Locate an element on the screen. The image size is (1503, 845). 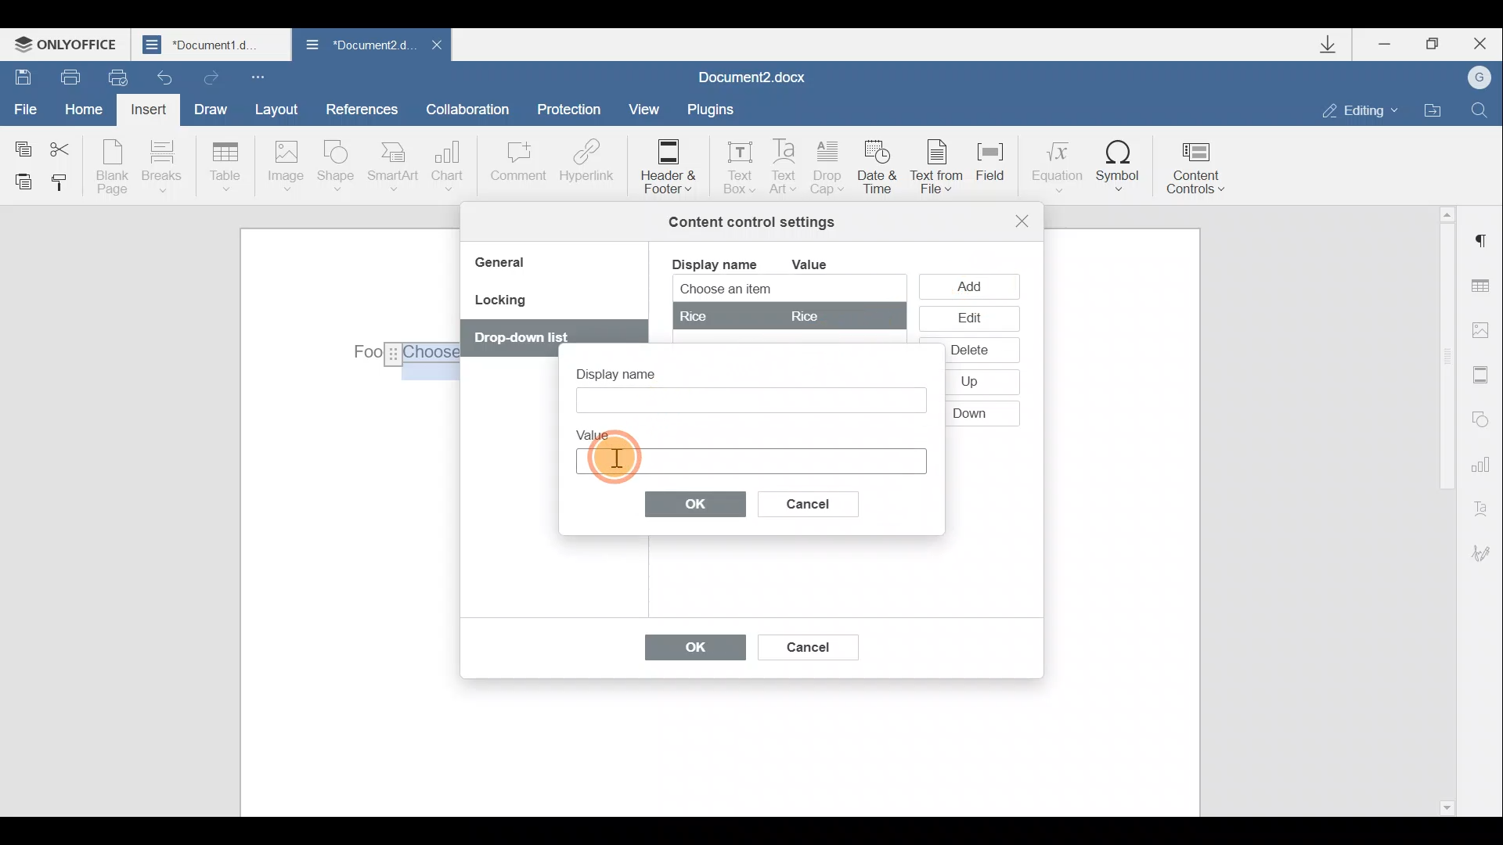
Copy style is located at coordinates (61, 185).